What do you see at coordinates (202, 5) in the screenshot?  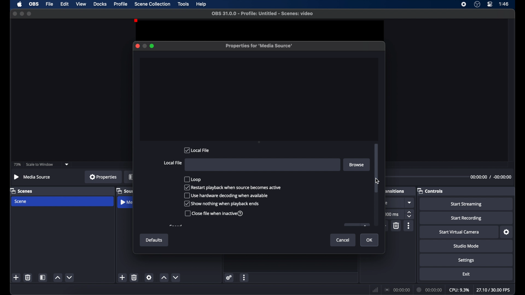 I see `help` at bounding box center [202, 5].